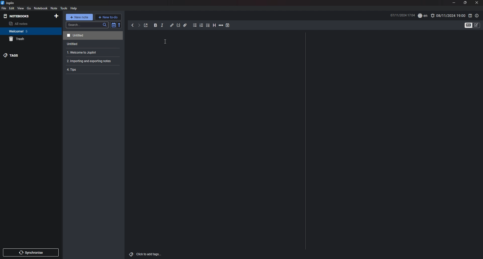  What do you see at coordinates (31, 252) in the screenshot?
I see `sync` at bounding box center [31, 252].